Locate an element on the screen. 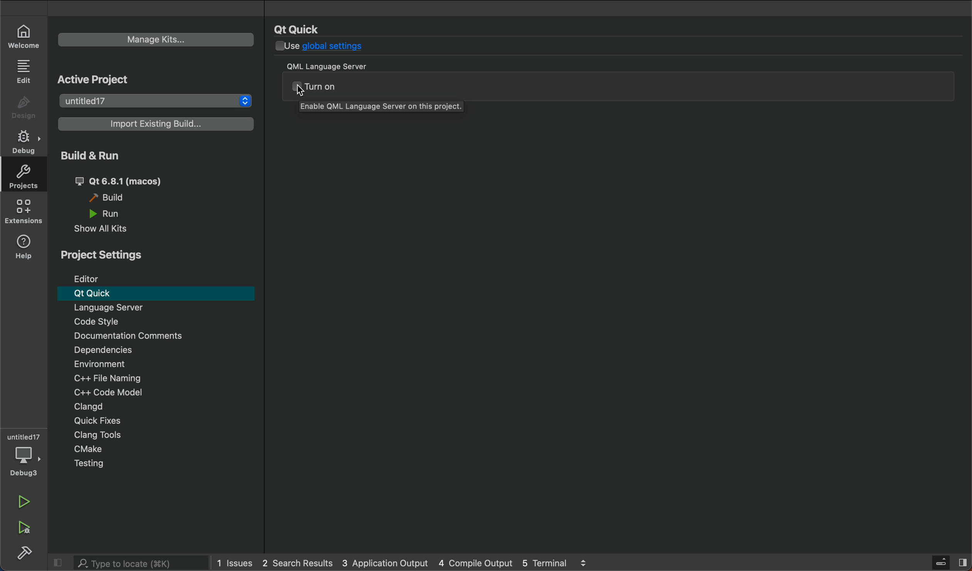 This screenshot has width=972, height=571. help is located at coordinates (25, 247).